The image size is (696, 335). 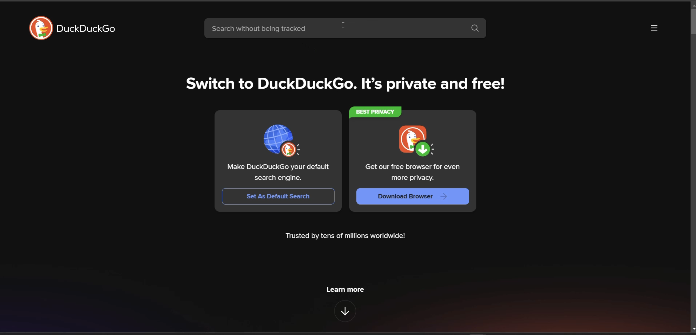 I want to click on logo, so click(x=40, y=28).